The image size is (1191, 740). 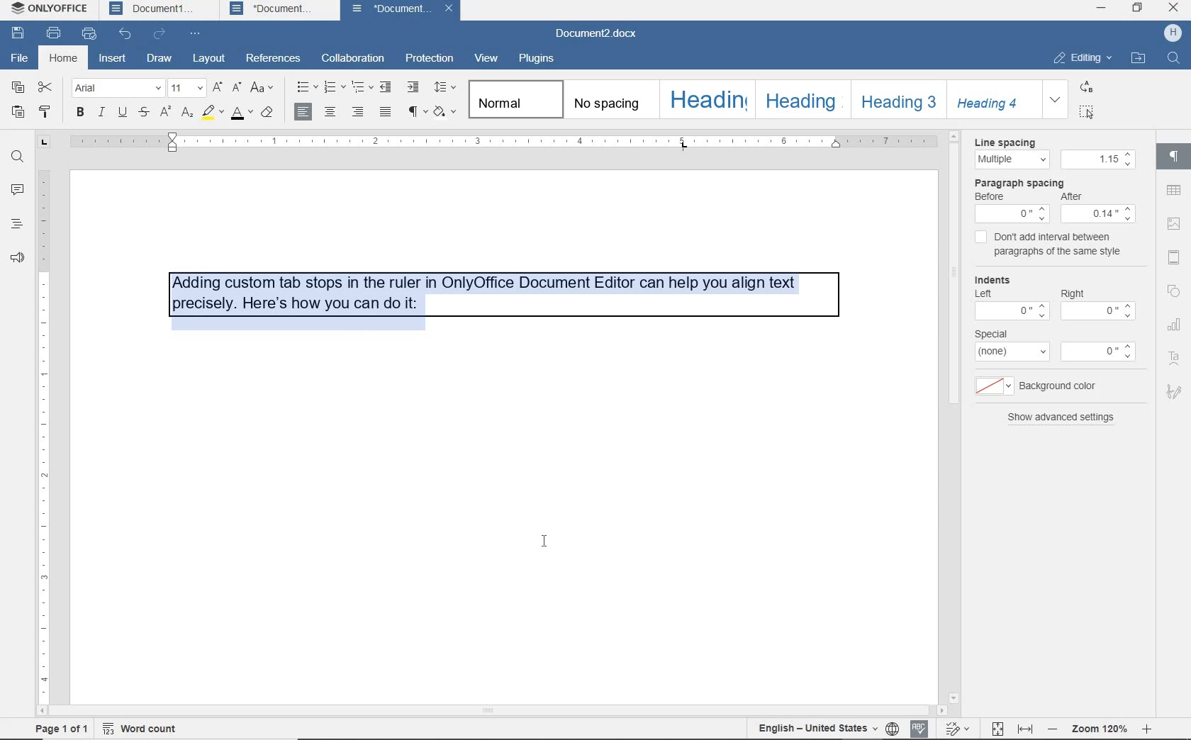 I want to click on headings, so click(x=15, y=225).